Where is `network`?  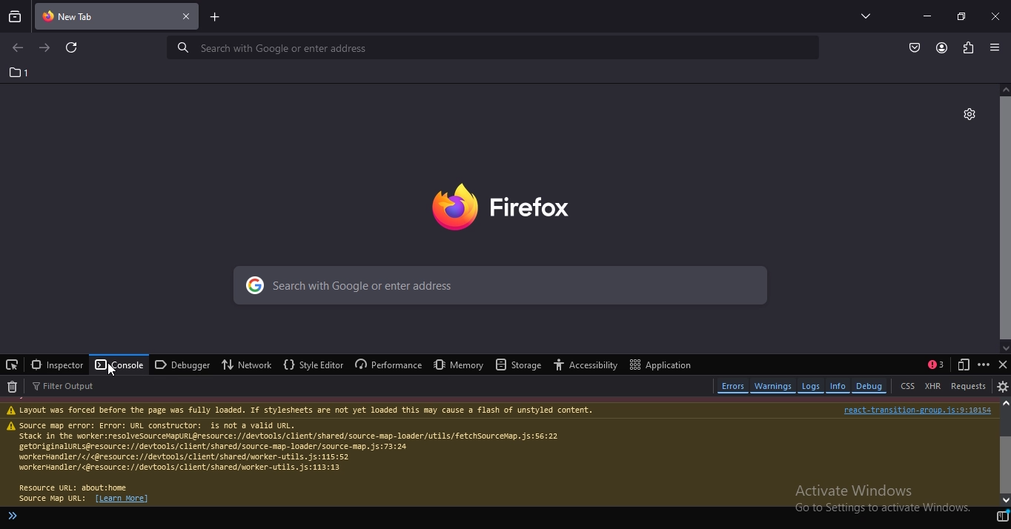 network is located at coordinates (244, 365).